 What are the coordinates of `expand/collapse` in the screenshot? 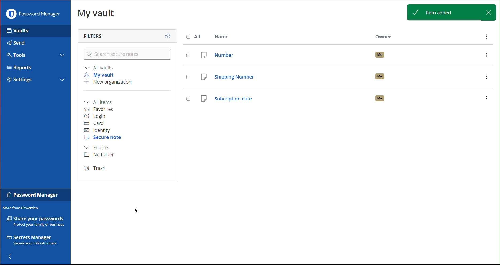 It's located at (62, 55).